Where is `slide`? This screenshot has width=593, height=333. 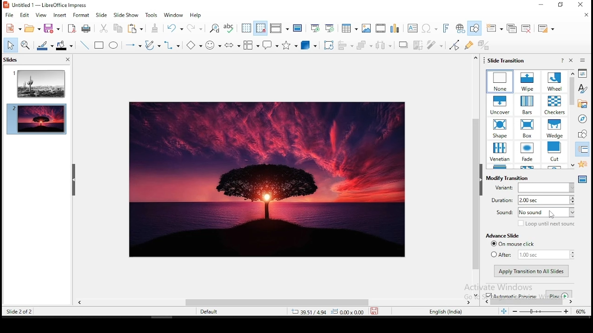 slide is located at coordinates (101, 15).